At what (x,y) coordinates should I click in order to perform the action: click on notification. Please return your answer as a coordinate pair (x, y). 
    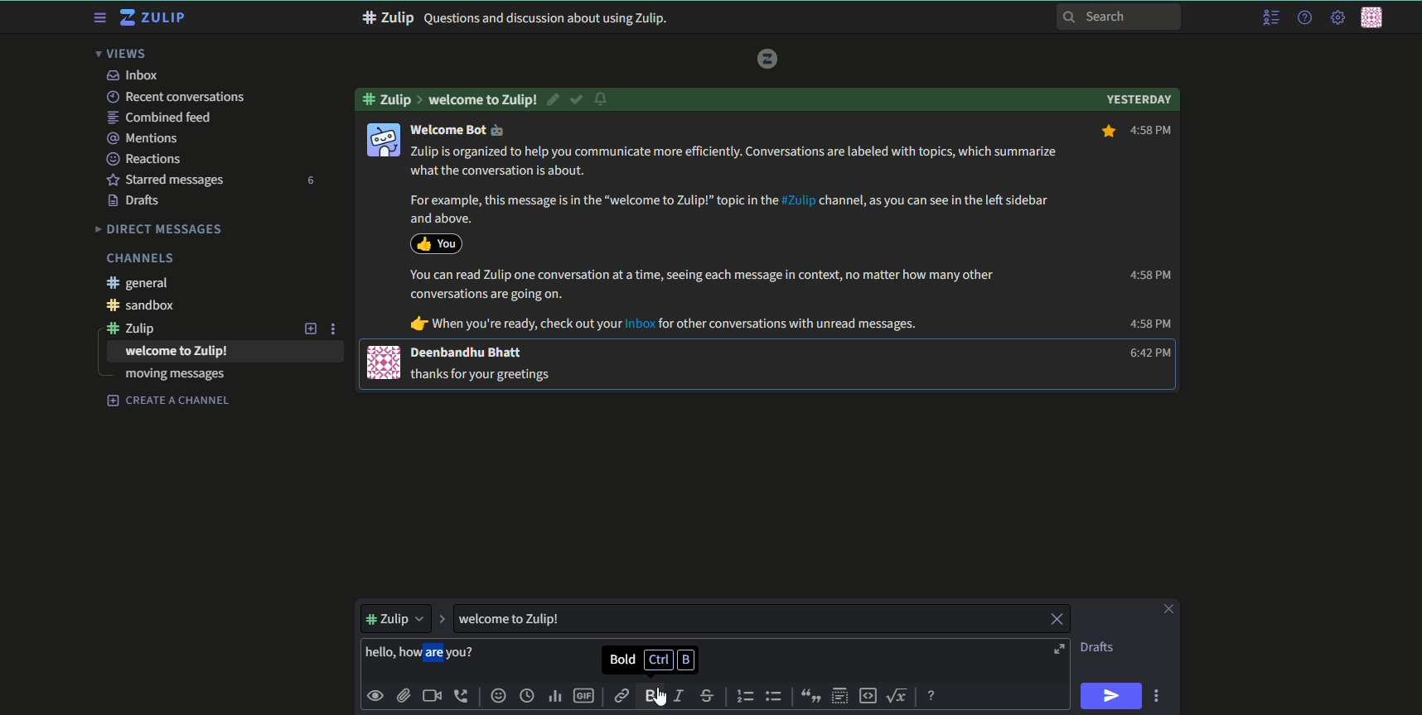
    Looking at the image, I should click on (603, 100).